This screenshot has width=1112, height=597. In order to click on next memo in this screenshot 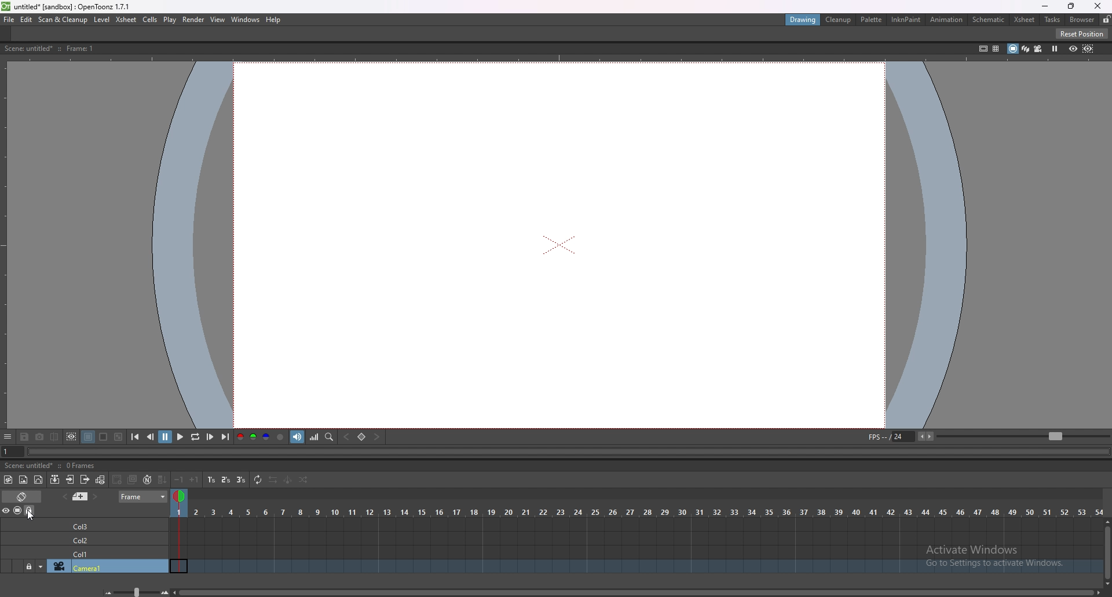, I will do `click(94, 497)`.